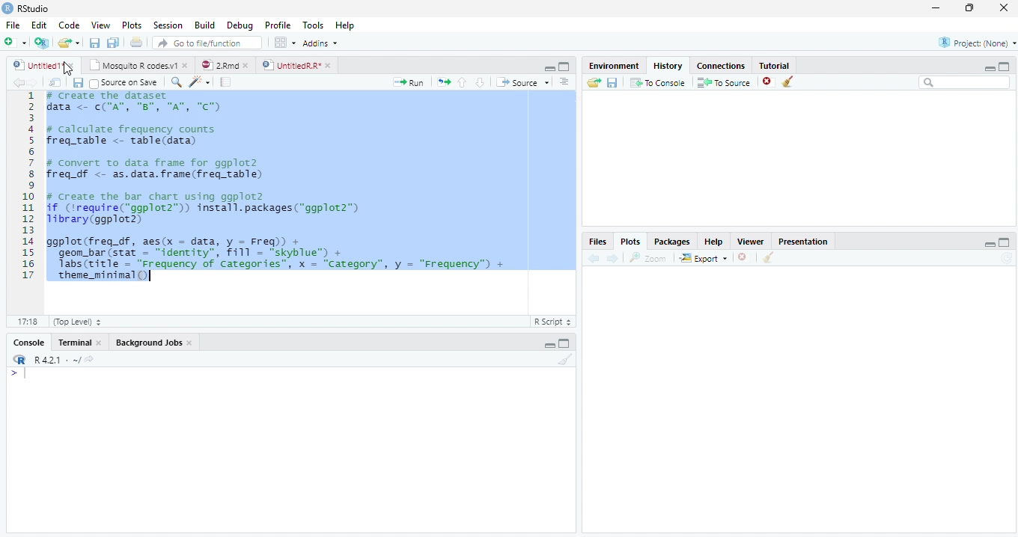 The image size is (1018, 537). I want to click on Save, so click(94, 43).